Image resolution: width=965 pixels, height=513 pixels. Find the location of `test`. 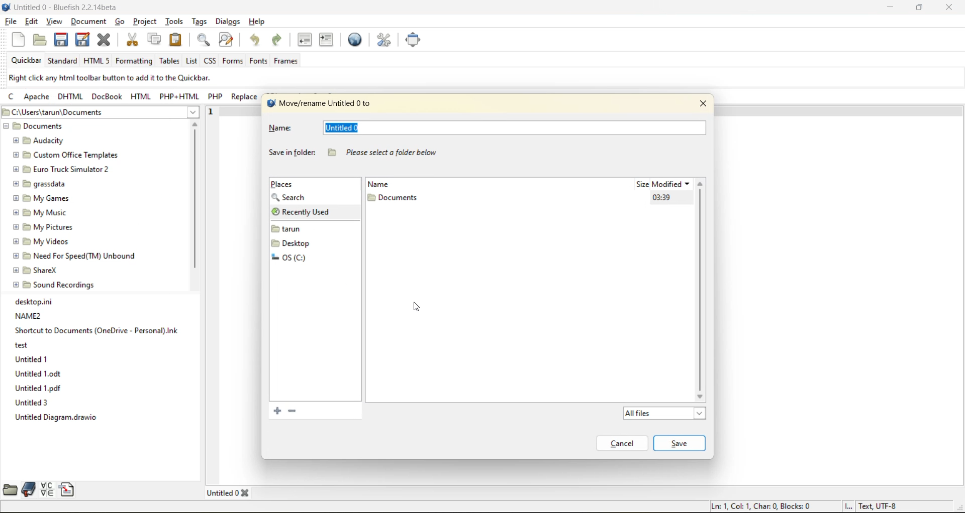

test is located at coordinates (22, 346).